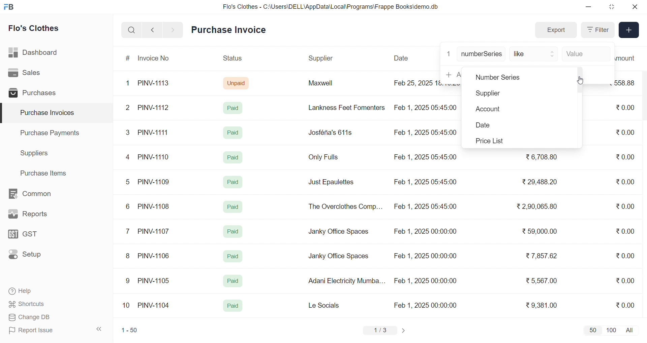 The height and width of the screenshot is (343, 647). What do you see at coordinates (331, 7) in the screenshot?
I see `Flo's Clothes - C:\Users\DELL\AppData\Local\Programs\Frappe Books\demo.db` at bounding box center [331, 7].